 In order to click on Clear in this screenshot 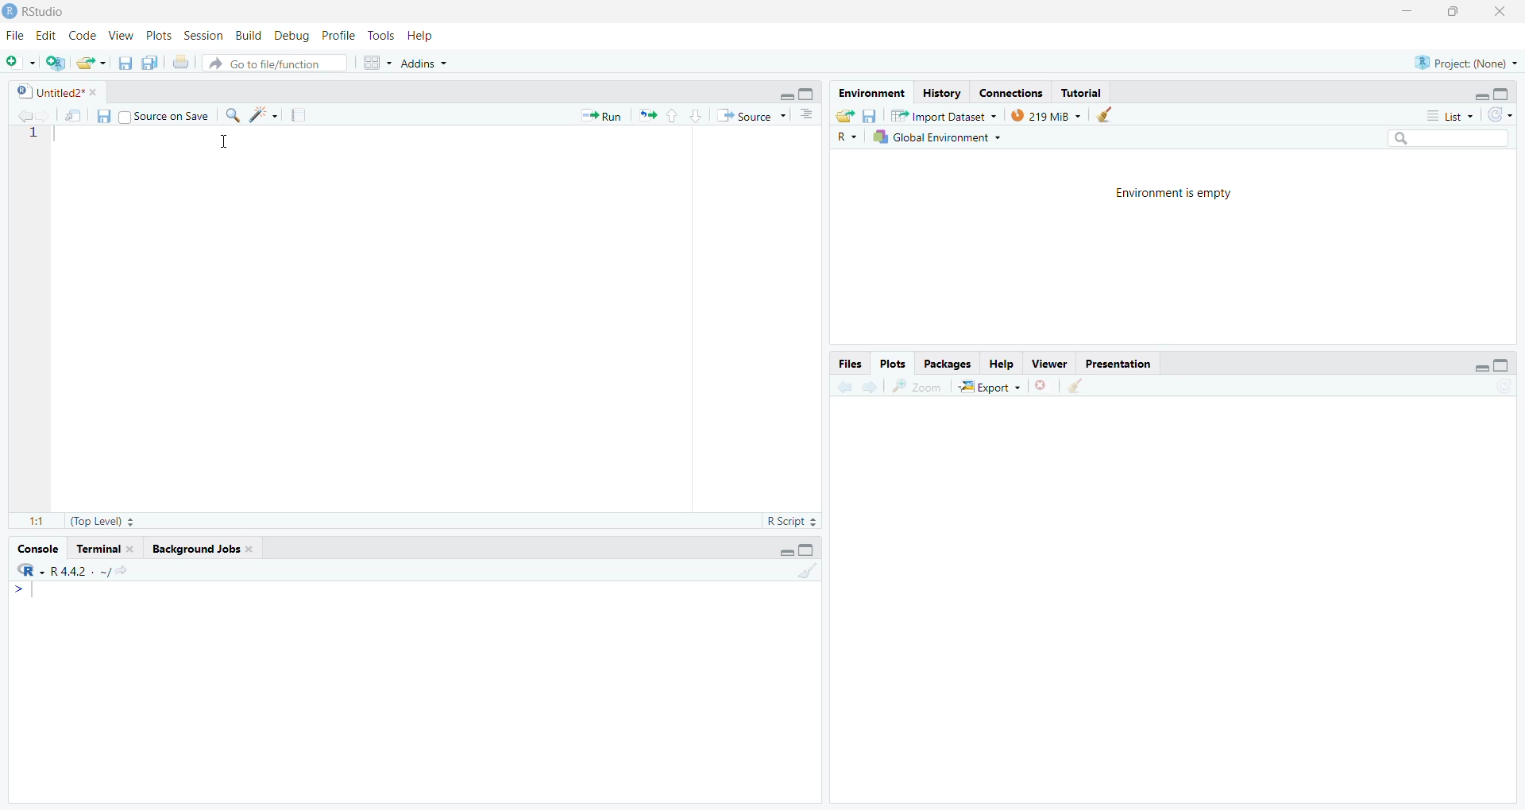, I will do `click(1075, 386)`.